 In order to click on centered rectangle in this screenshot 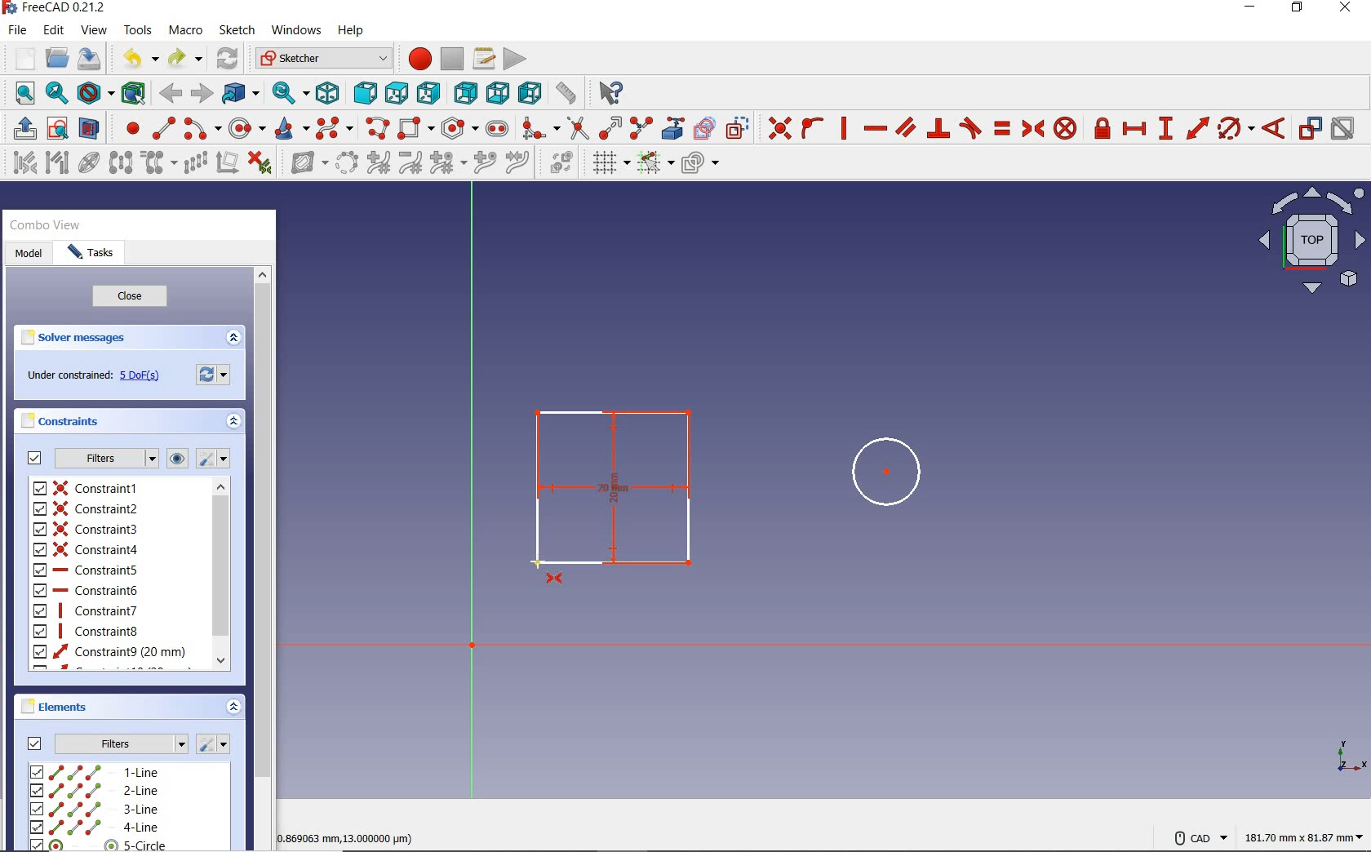, I will do `click(417, 128)`.